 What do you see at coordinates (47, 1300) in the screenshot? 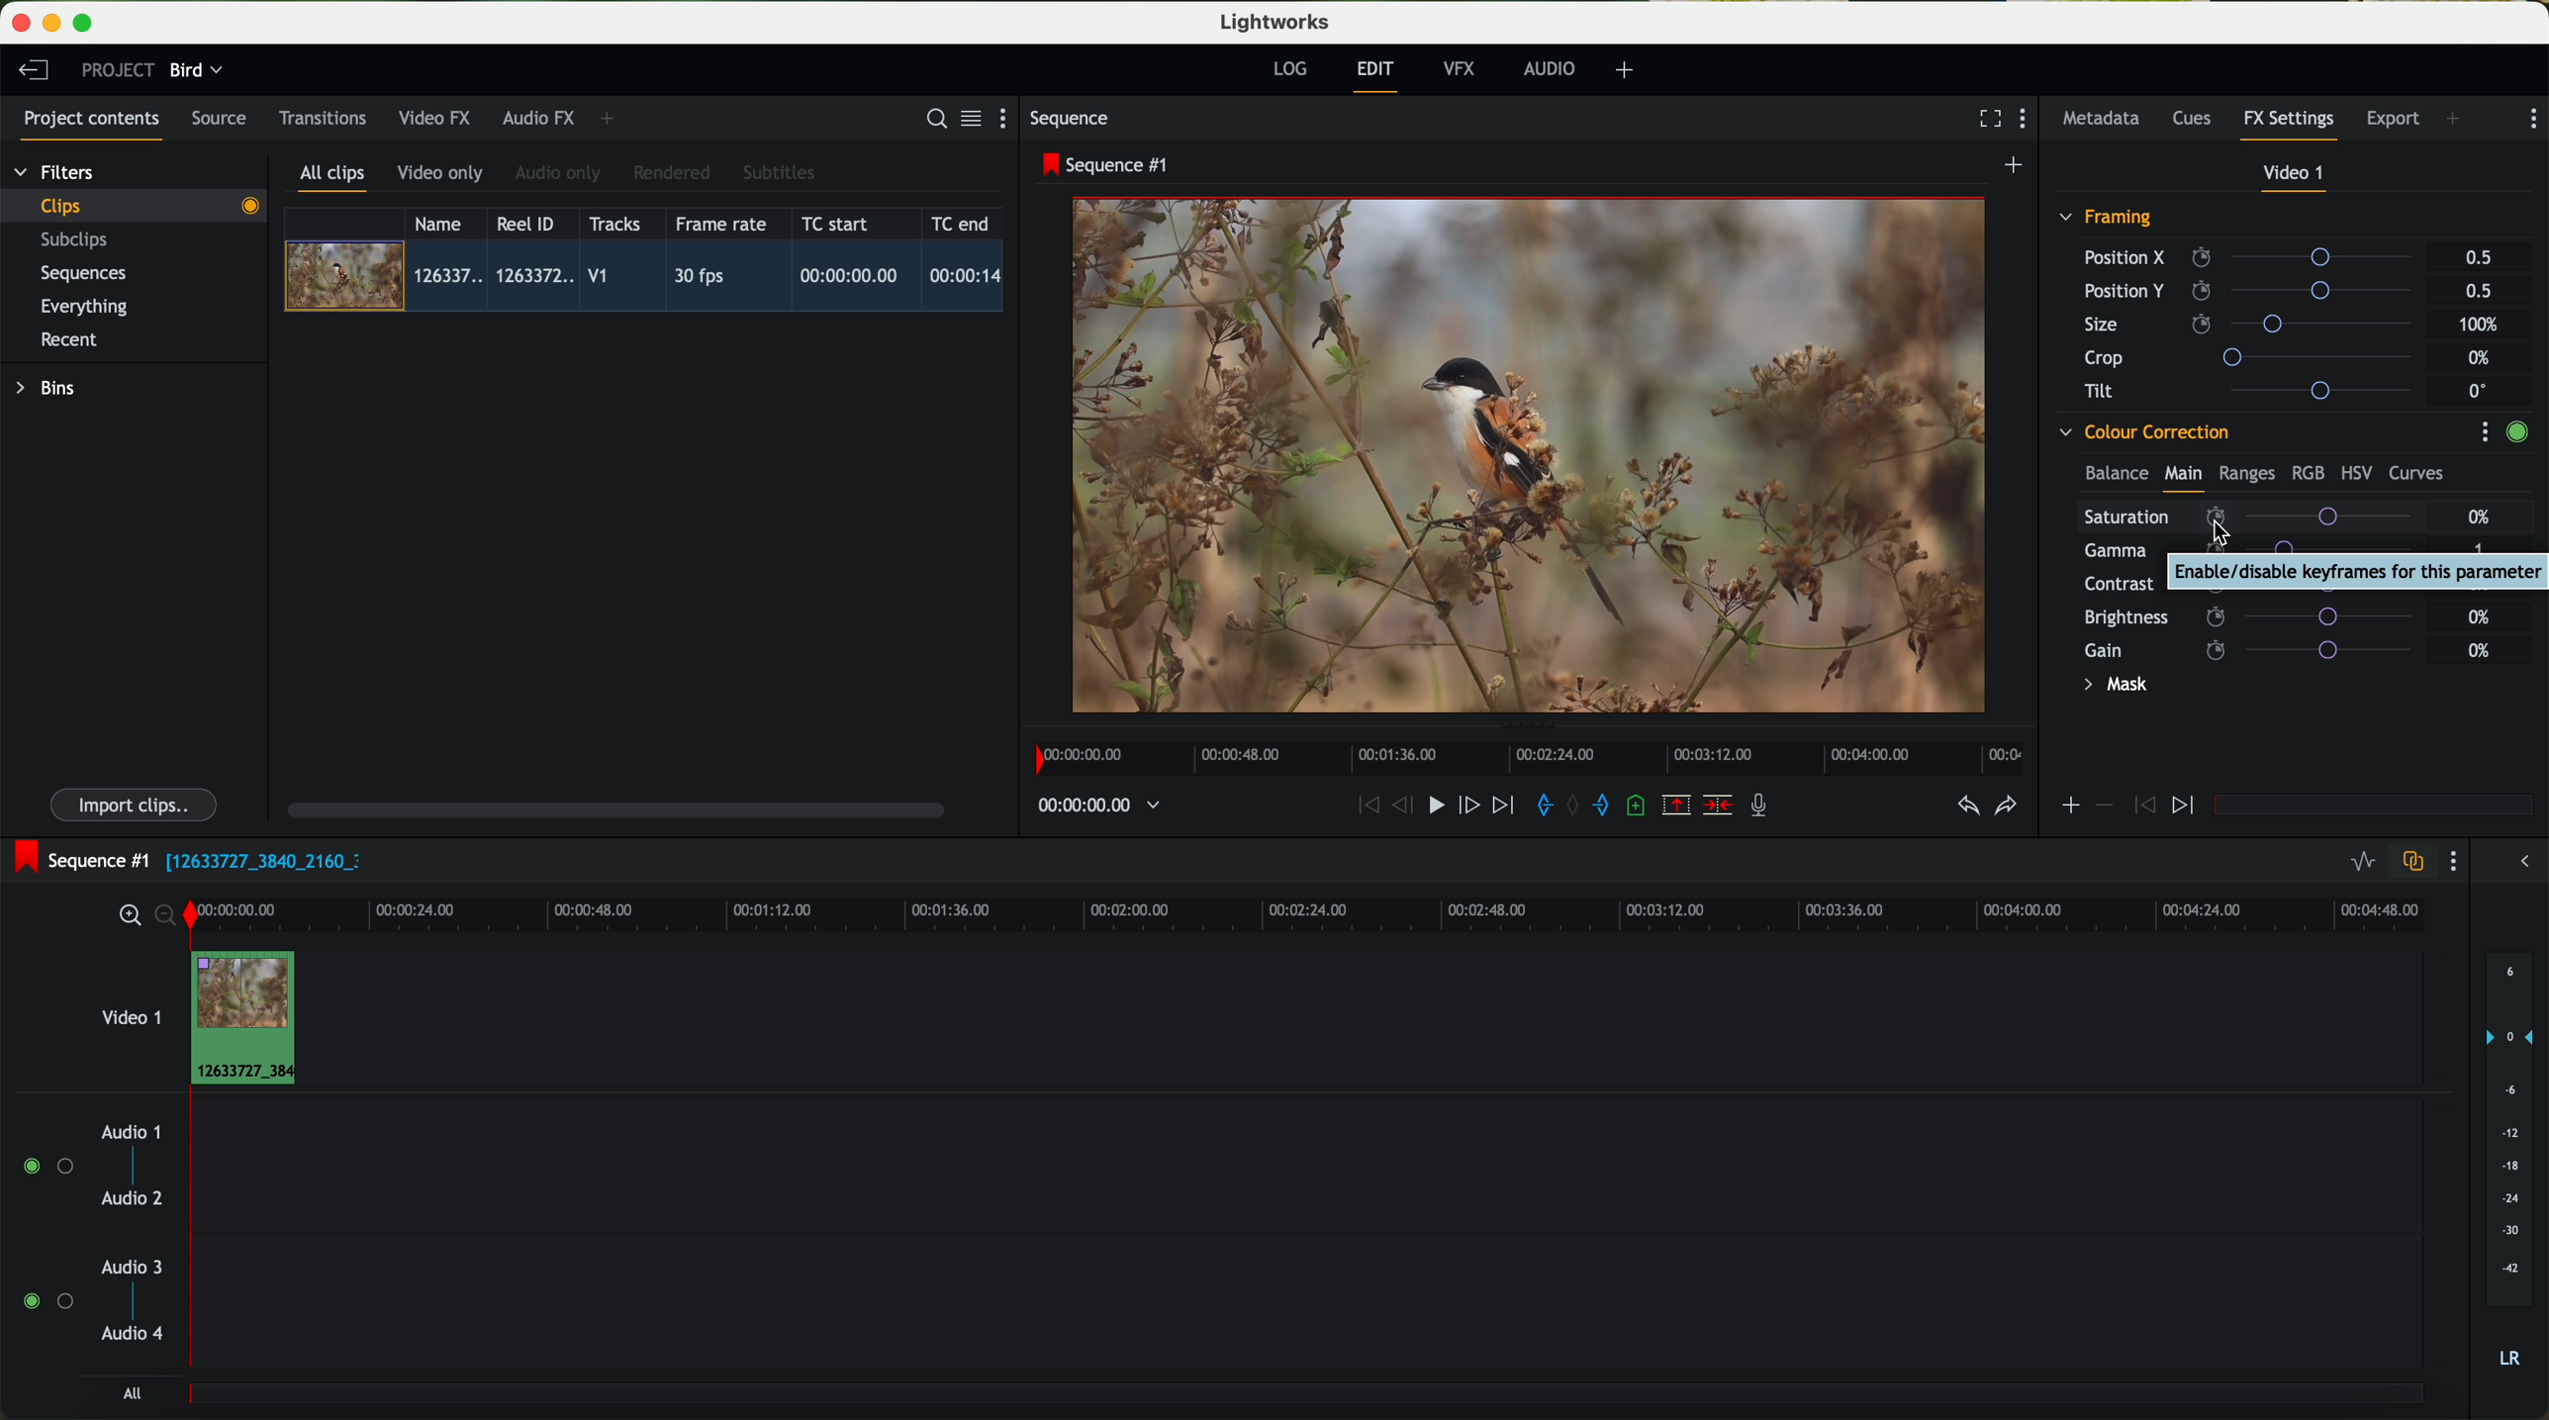
I see `enable audio` at bounding box center [47, 1300].